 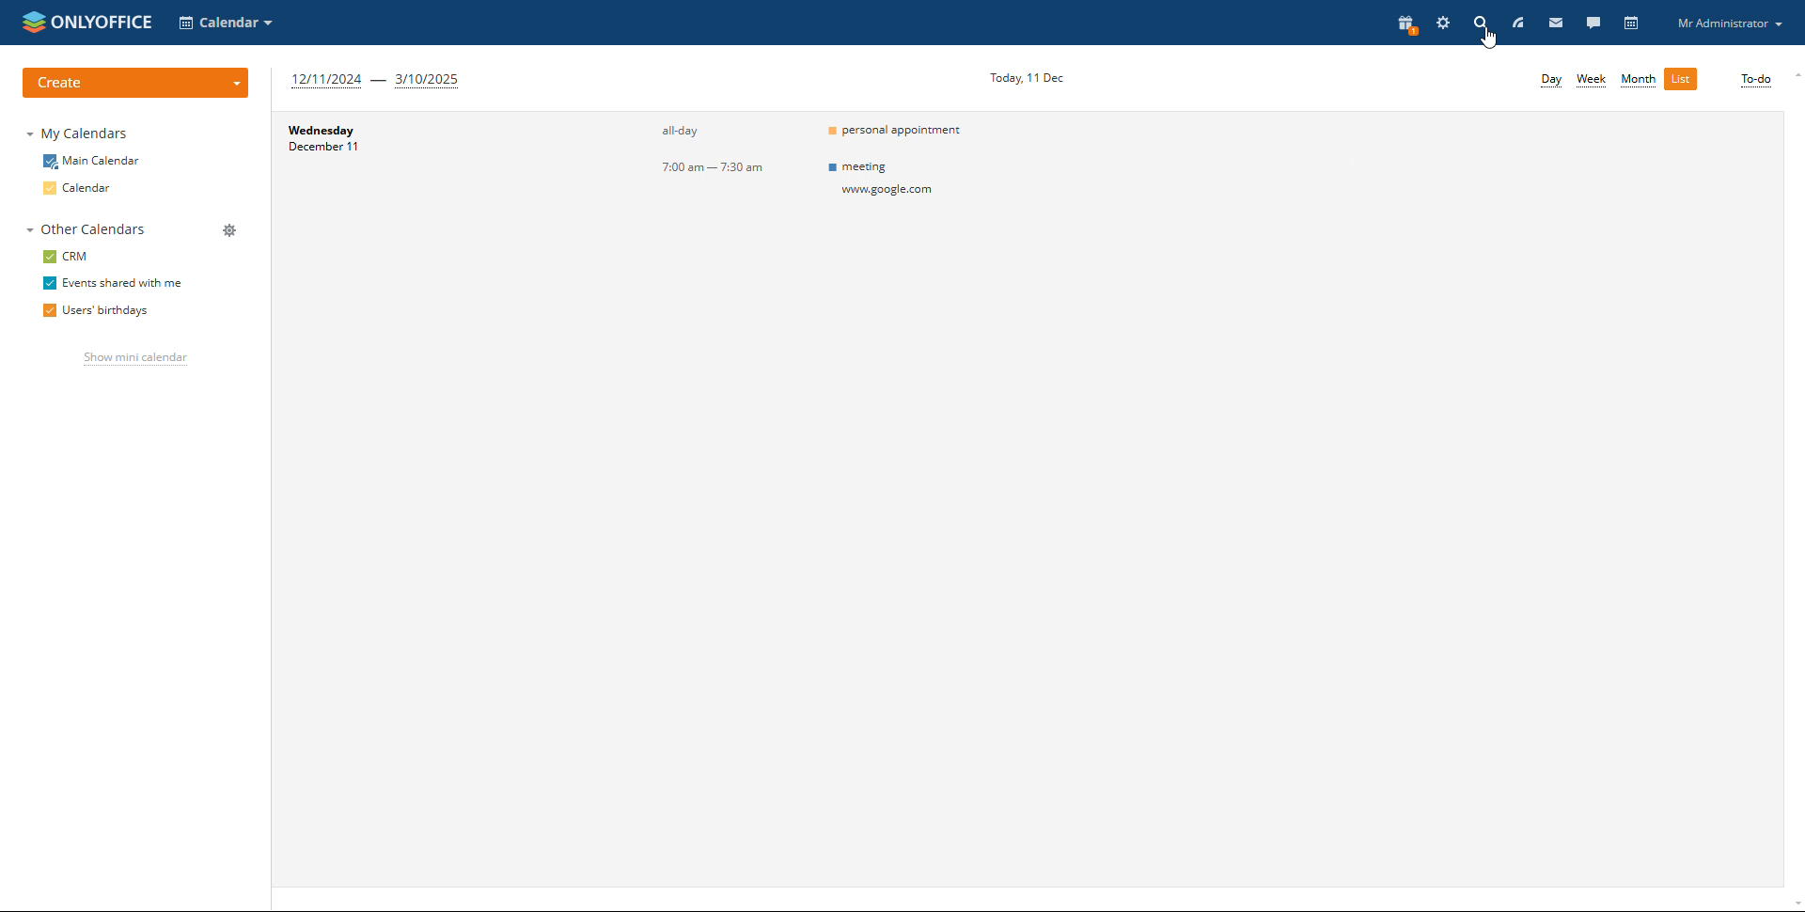 What do you see at coordinates (1480, 23) in the screenshot?
I see `search` at bounding box center [1480, 23].